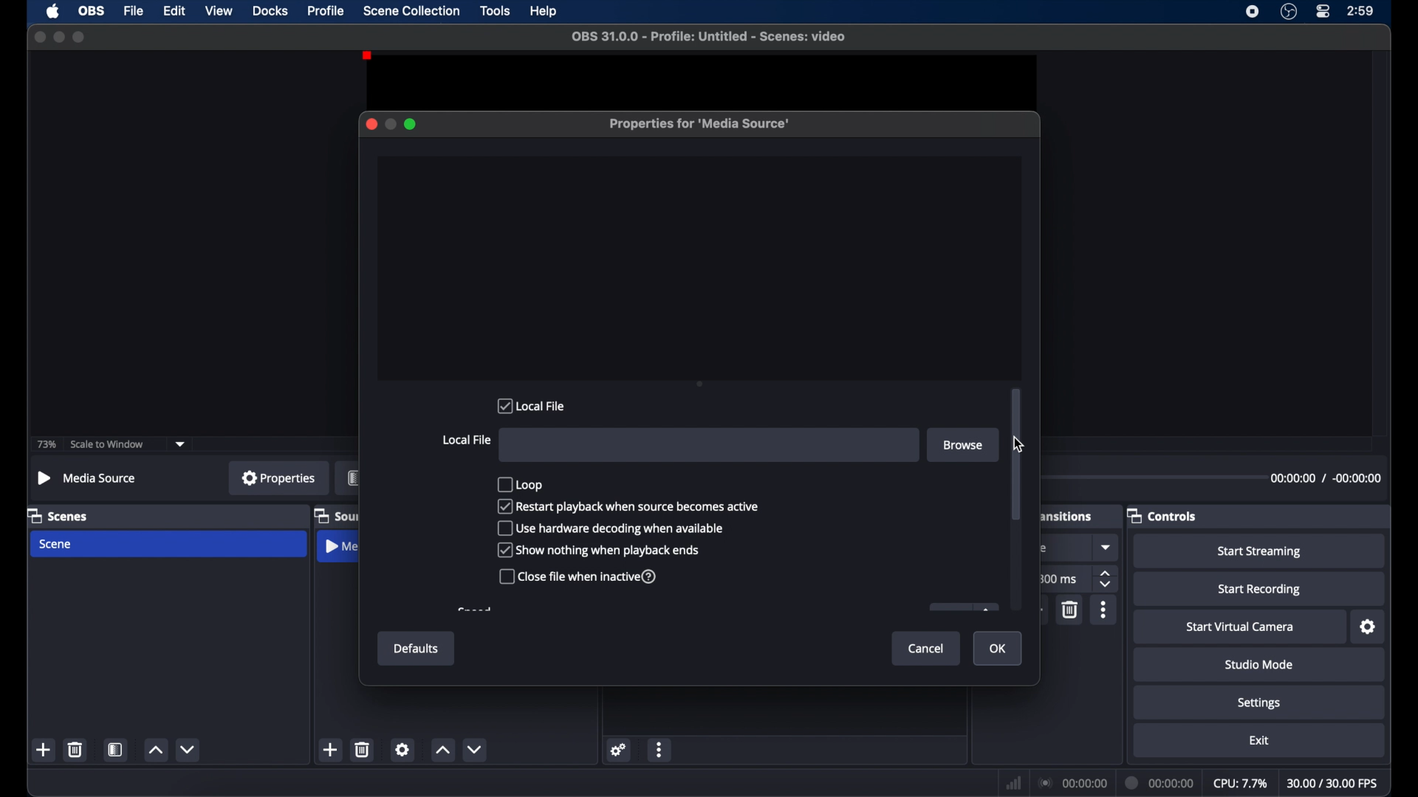 The height and width of the screenshot is (797, 1418). I want to click on settings, so click(402, 749).